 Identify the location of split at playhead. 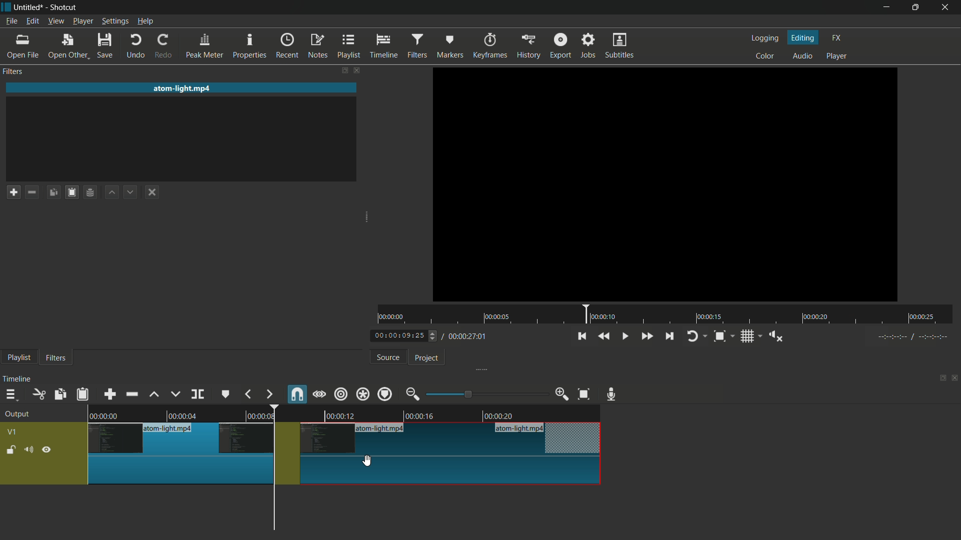
(198, 394).